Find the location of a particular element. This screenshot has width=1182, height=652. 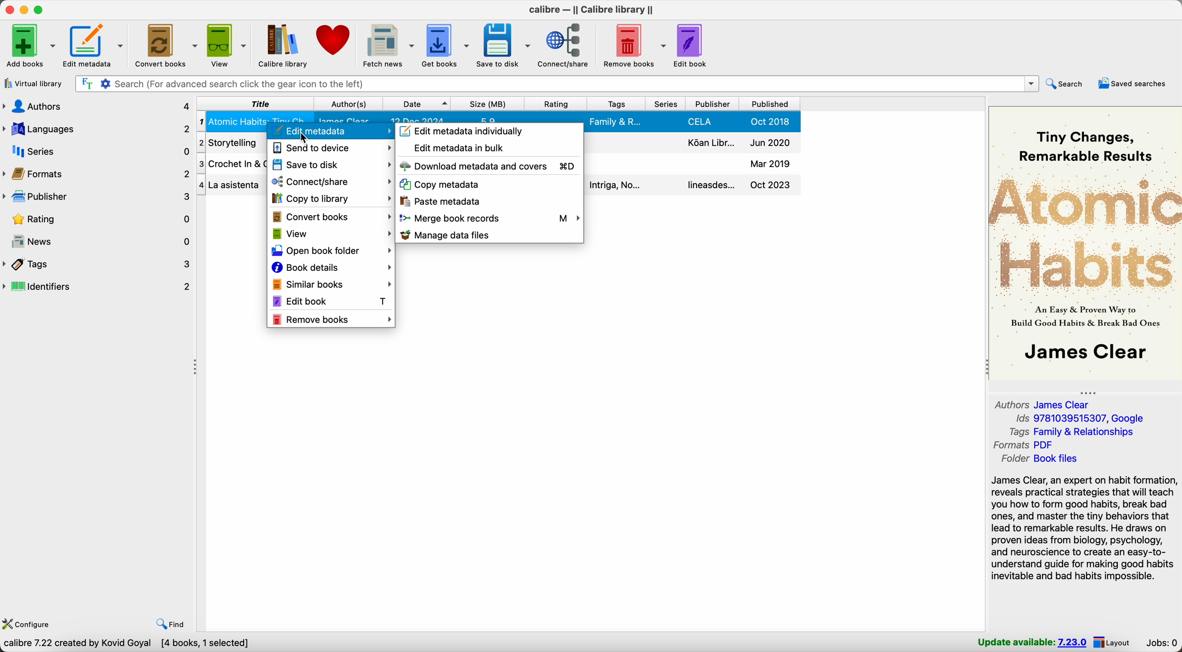

remove books is located at coordinates (633, 46).